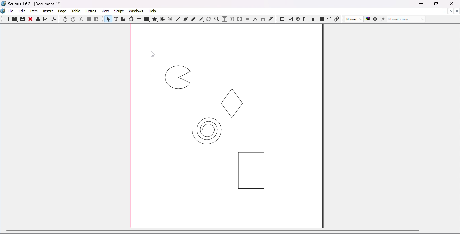  I want to click on Vertical scroll bar, so click(457, 126).